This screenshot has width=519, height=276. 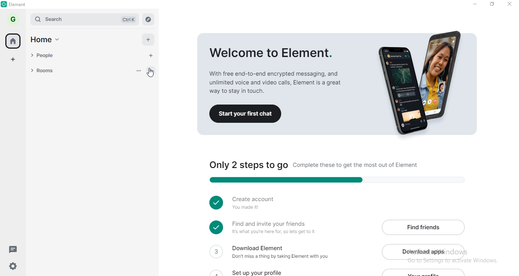 I want to click on home, so click(x=49, y=41).